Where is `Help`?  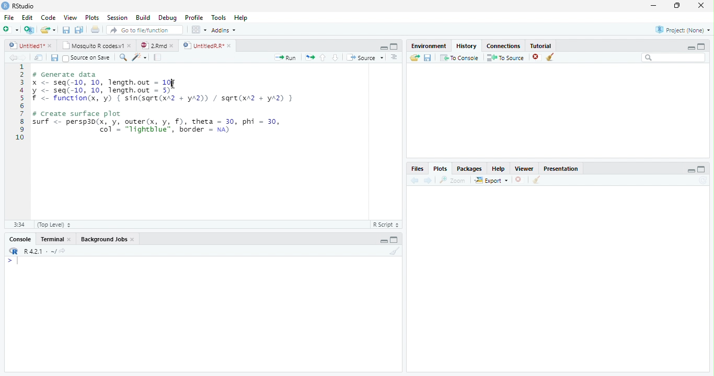 Help is located at coordinates (499, 168).